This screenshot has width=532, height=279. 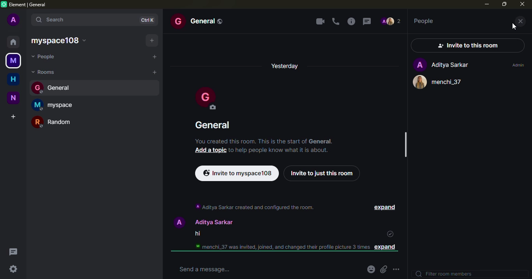 I want to click on myspace108, so click(x=61, y=40).